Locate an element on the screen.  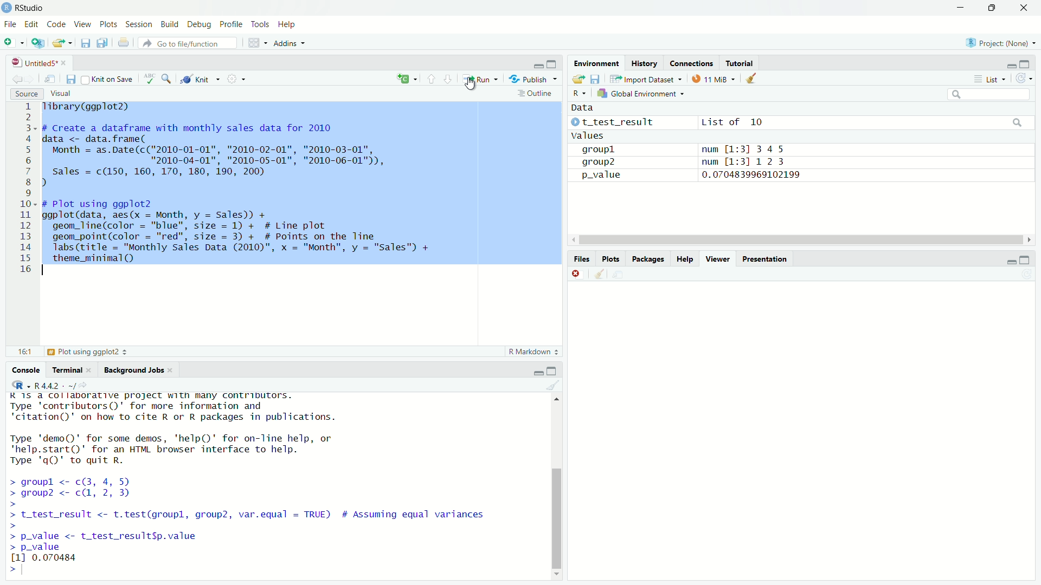
clear workspace is located at coordinates (597, 275).